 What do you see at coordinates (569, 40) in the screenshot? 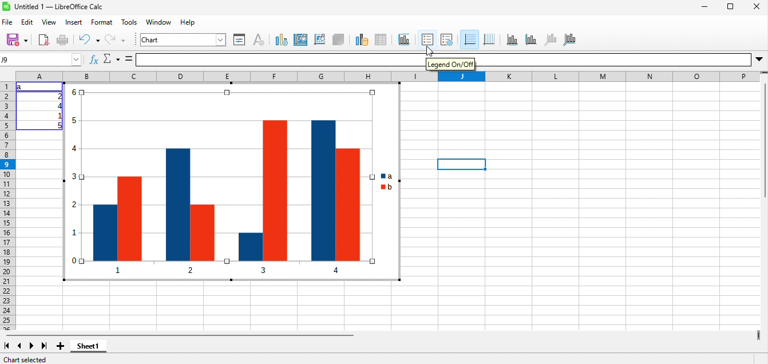
I see `all axes` at bounding box center [569, 40].